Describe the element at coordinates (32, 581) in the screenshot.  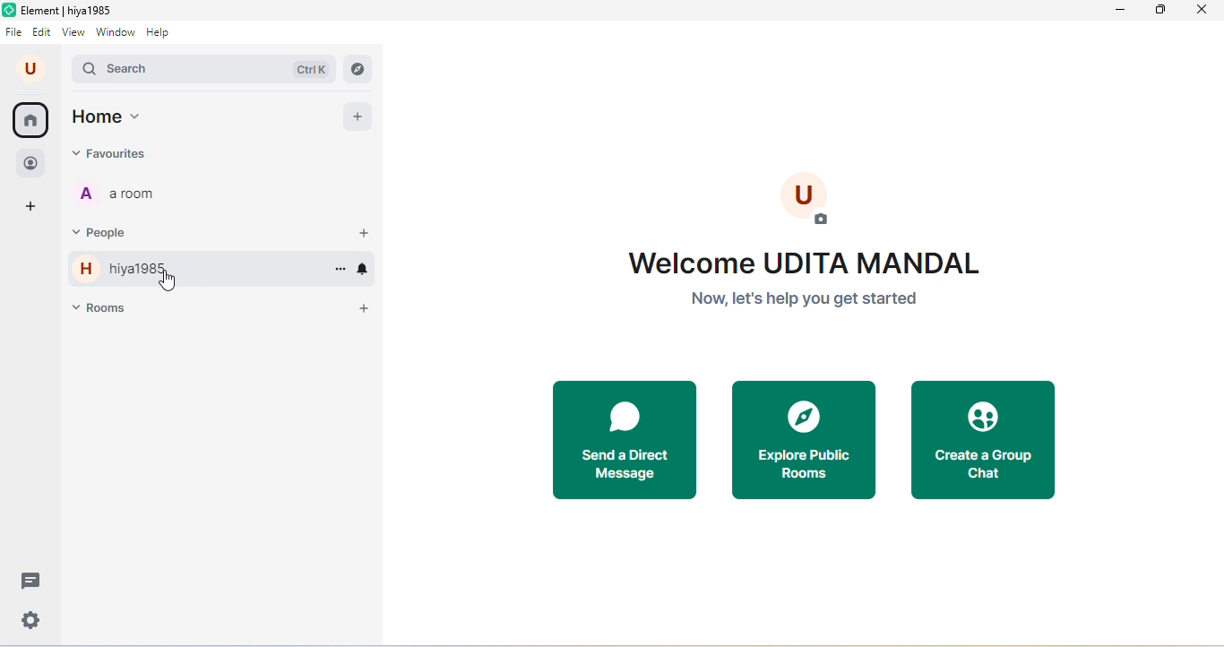
I see `threads` at that location.